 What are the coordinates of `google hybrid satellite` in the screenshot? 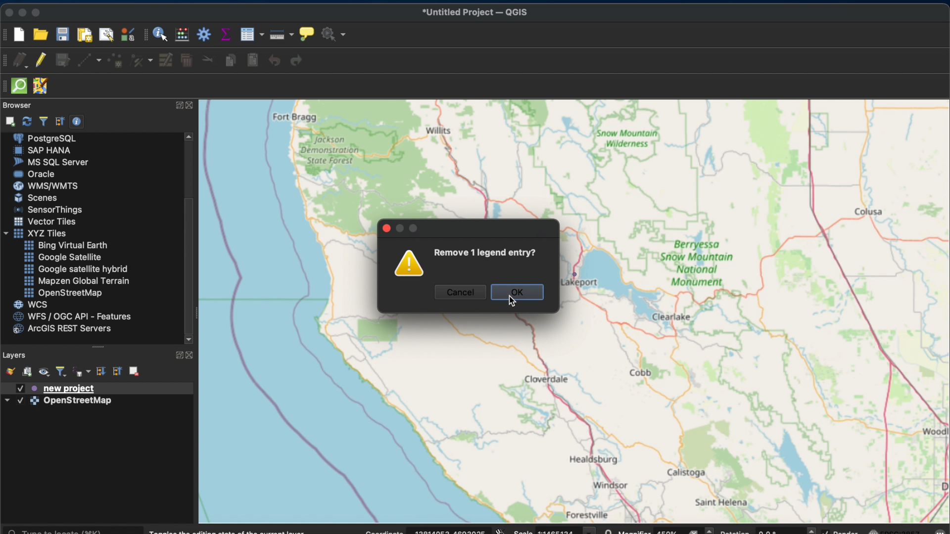 It's located at (77, 268).